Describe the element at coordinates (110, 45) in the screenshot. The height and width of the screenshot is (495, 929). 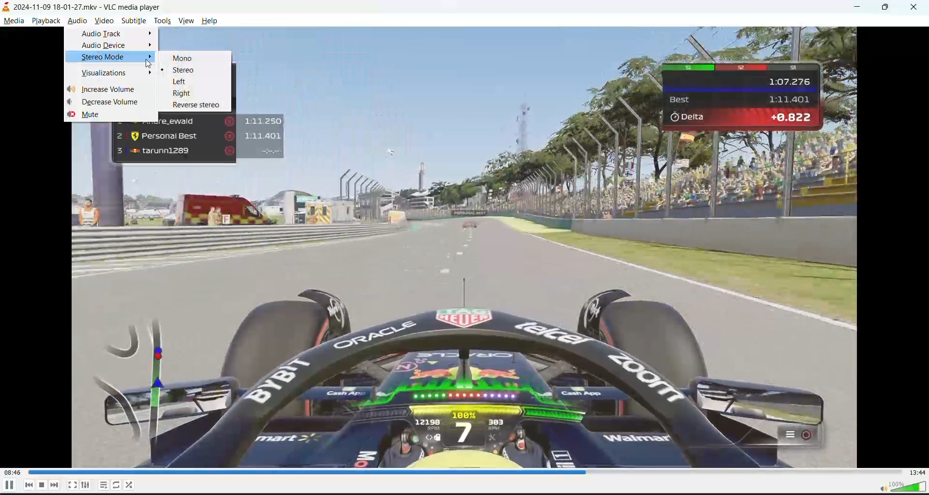
I see `Audio device` at that location.